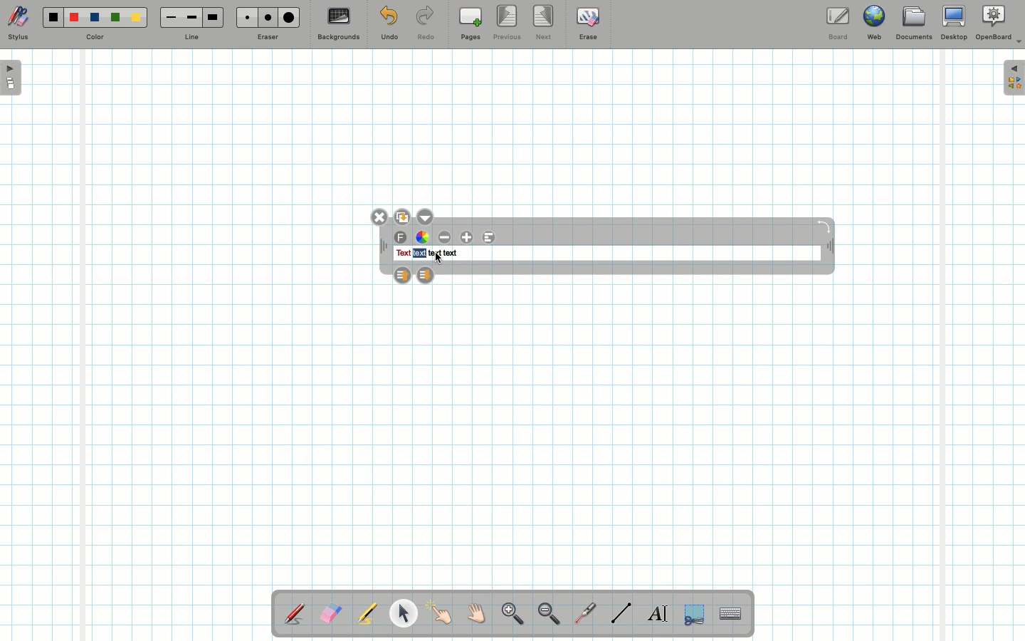 This screenshot has width=1025, height=641. I want to click on Laser pointer, so click(582, 614).